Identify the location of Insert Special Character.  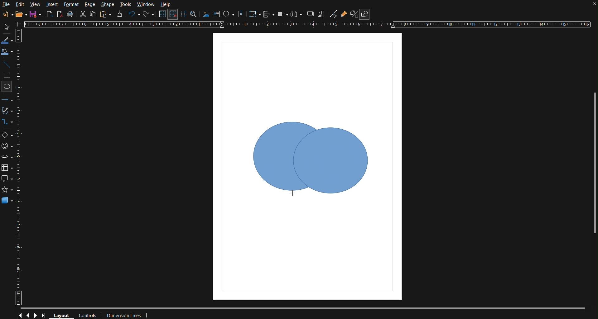
(229, 14).